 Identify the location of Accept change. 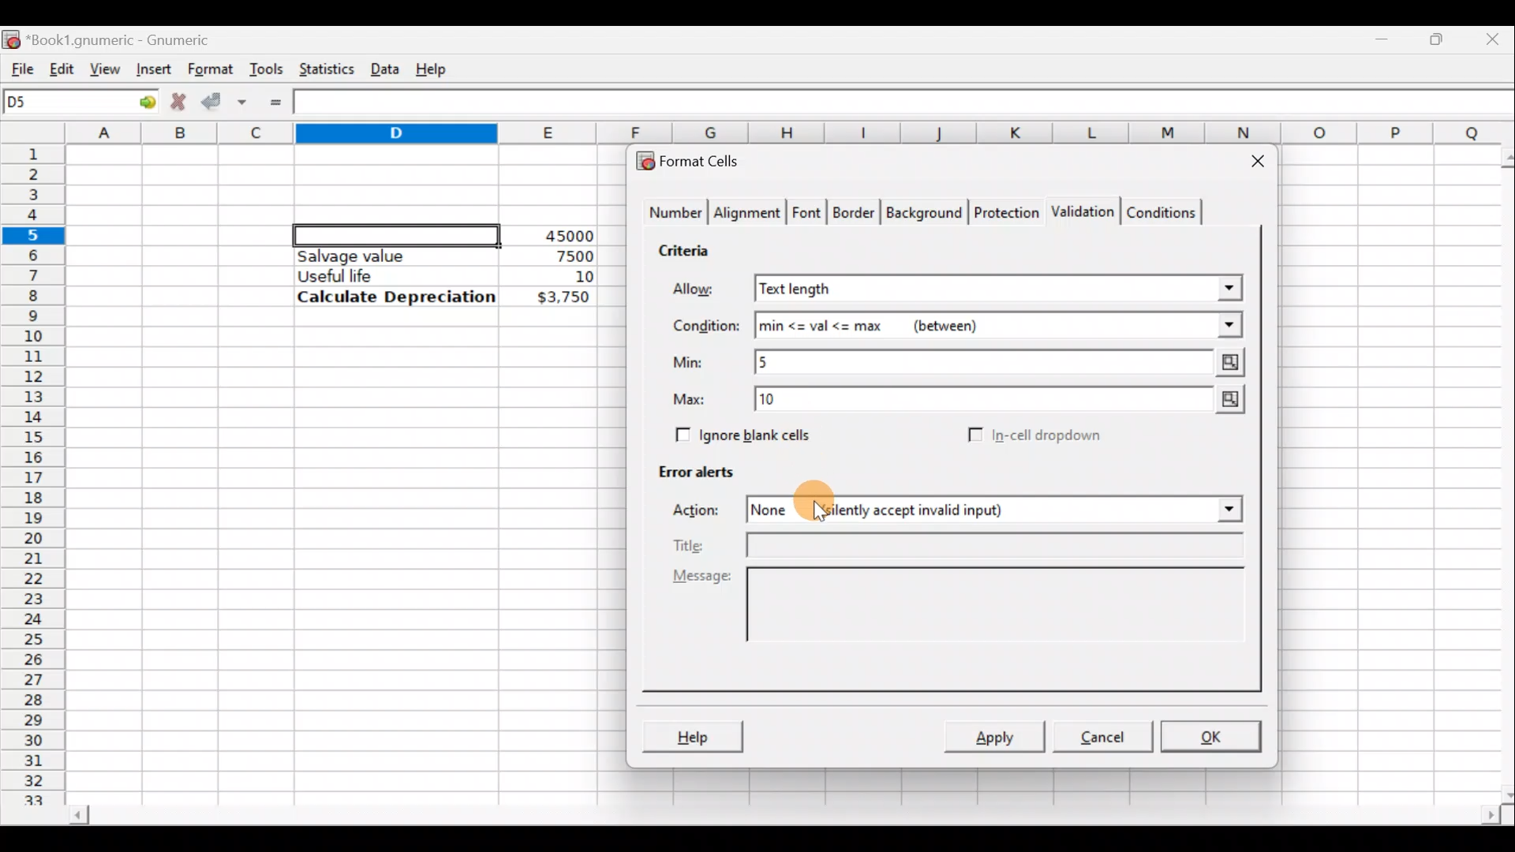
(224, 99).